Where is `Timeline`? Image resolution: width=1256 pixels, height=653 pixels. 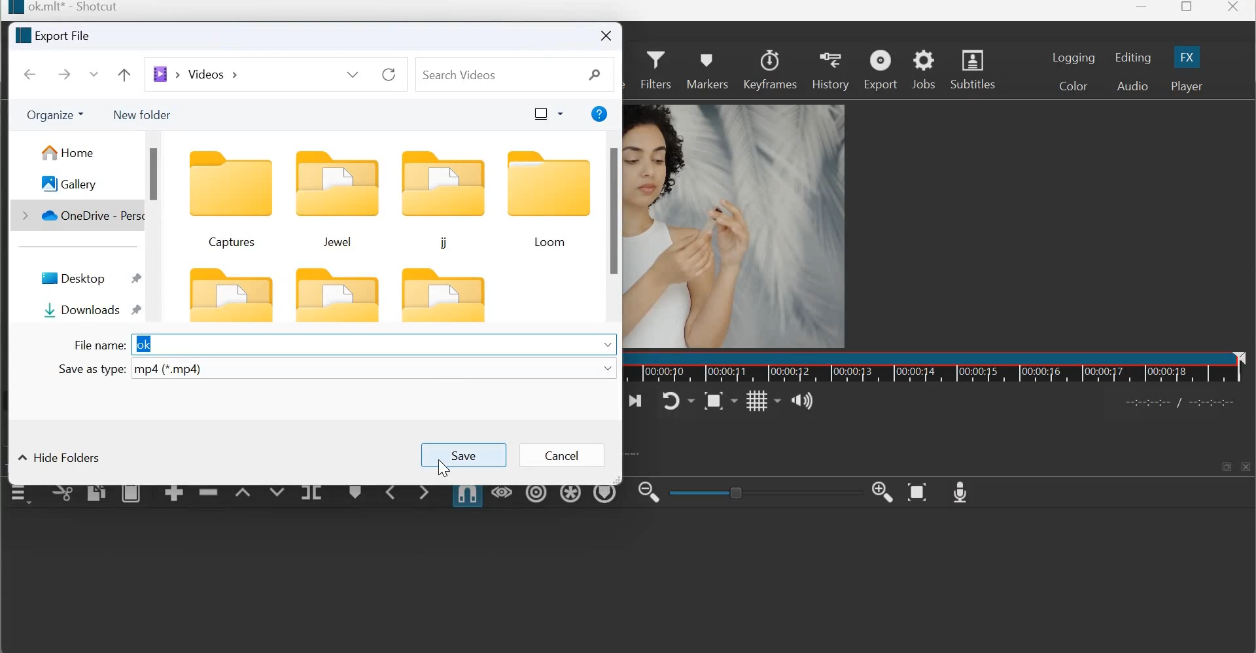
Timeline is located at coordinates (943, 370).